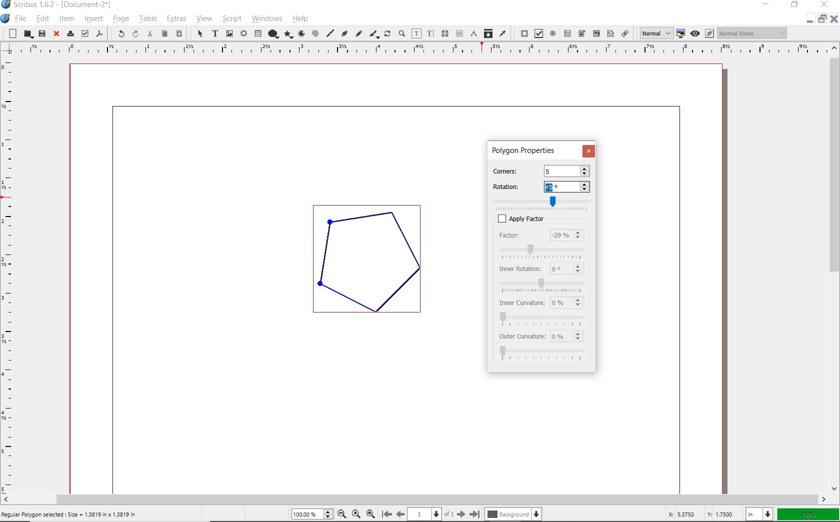  I want to click on 100%, so click(313, 513).